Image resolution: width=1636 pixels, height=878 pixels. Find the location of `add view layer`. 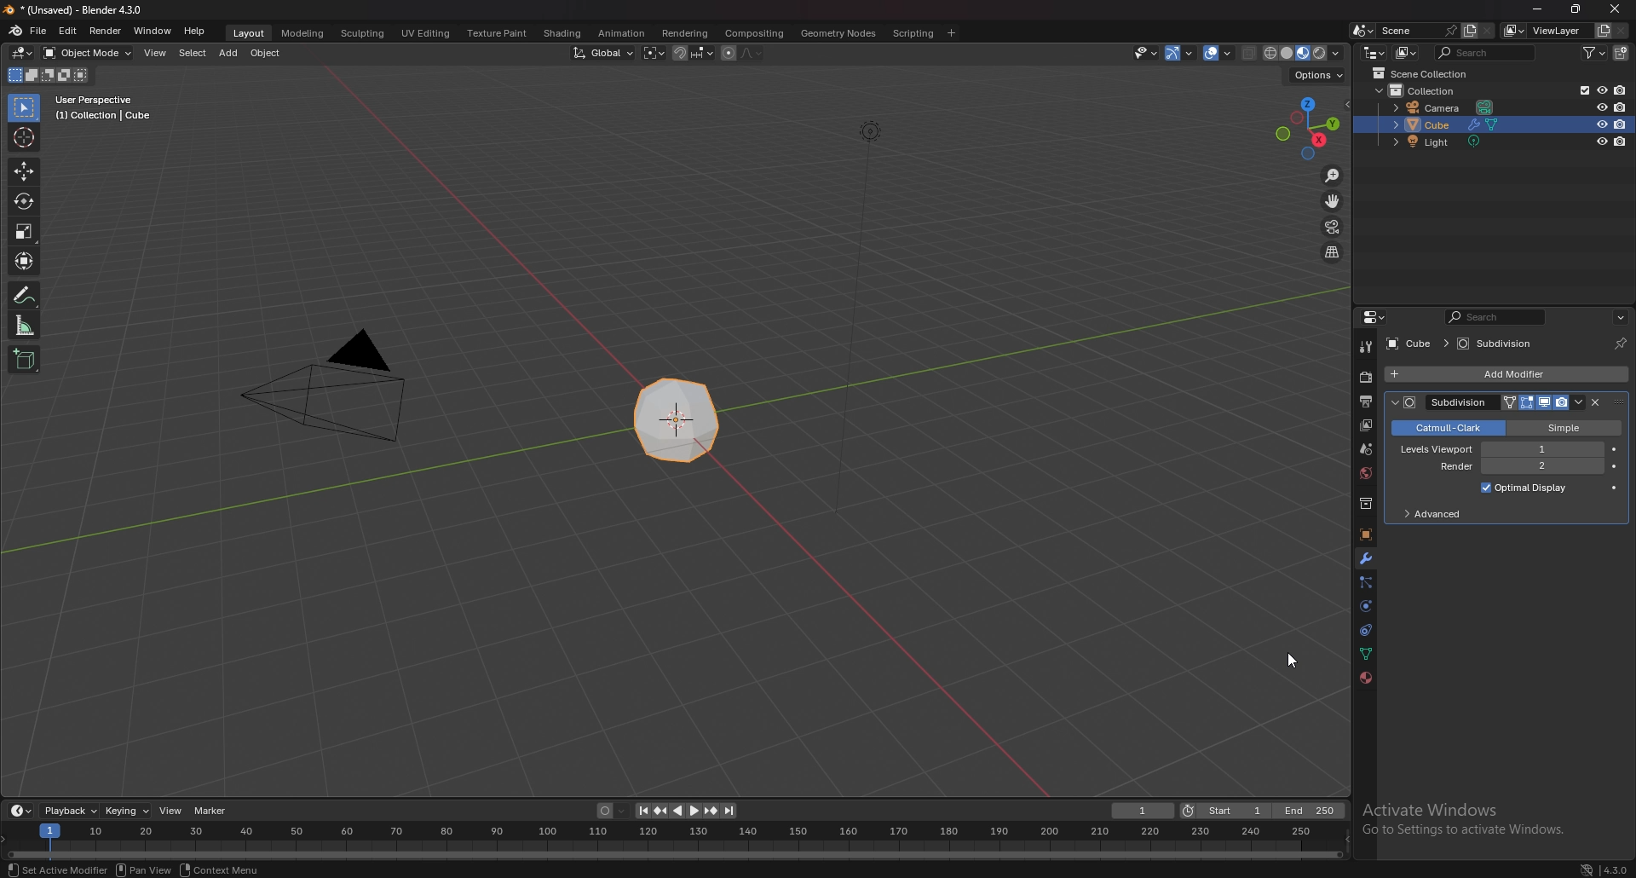

add view layer is located at coordinates (1602, 30).